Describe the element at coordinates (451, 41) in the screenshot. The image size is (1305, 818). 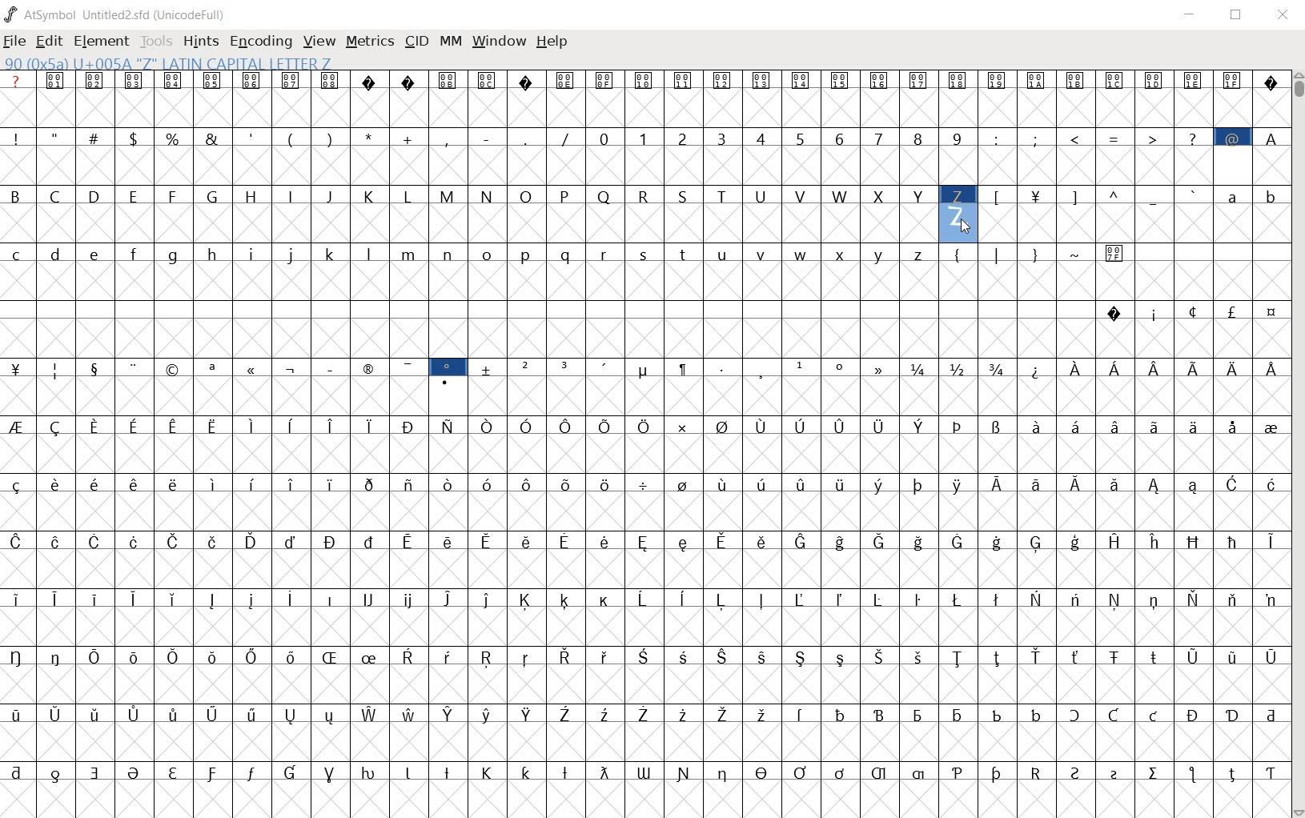
I see `mm` at that location.